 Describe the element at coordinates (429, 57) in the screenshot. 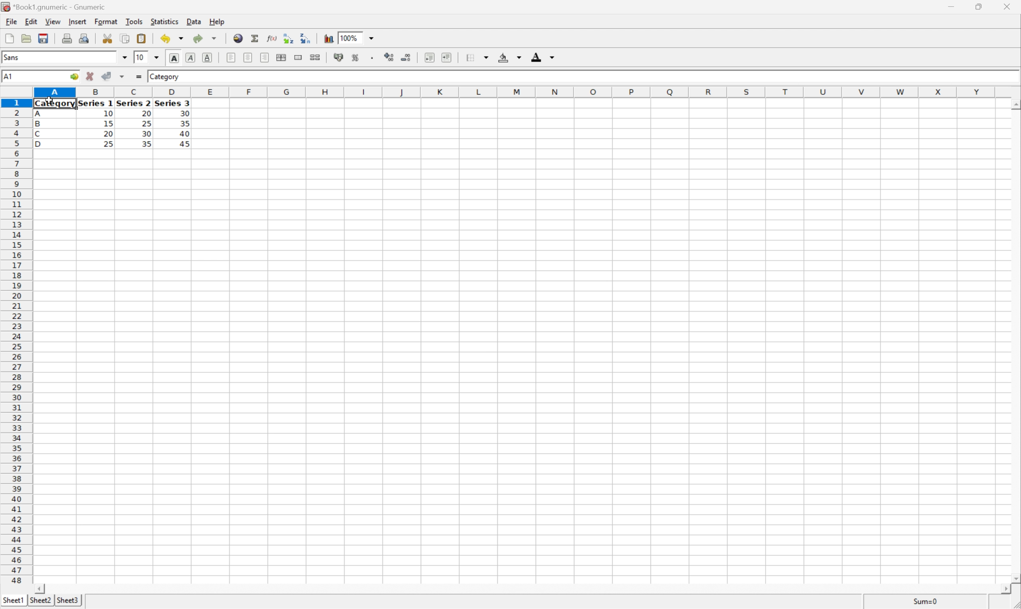

I see `Decrease indent, and align the contents to the left` at that location.